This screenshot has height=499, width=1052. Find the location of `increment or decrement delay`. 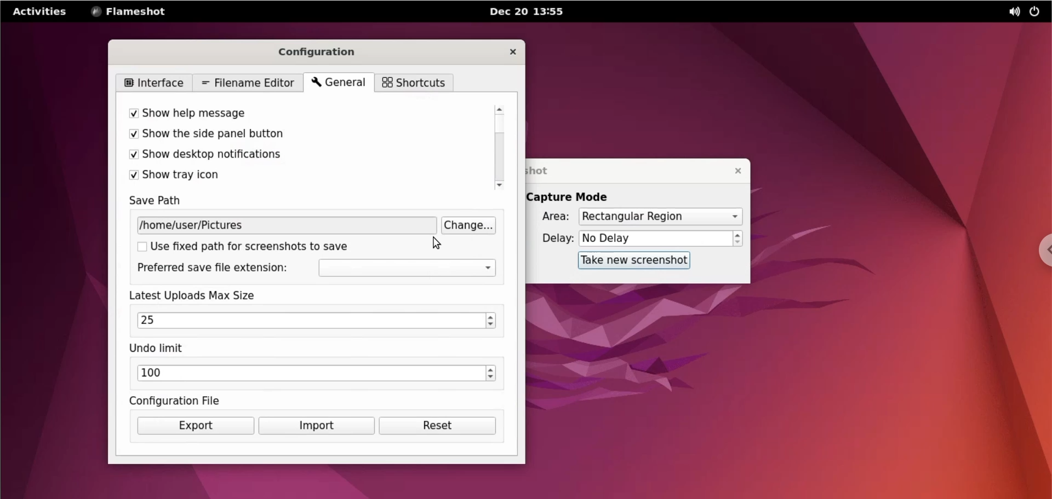

increment or decrement delay is located at coordinates (739, 239).